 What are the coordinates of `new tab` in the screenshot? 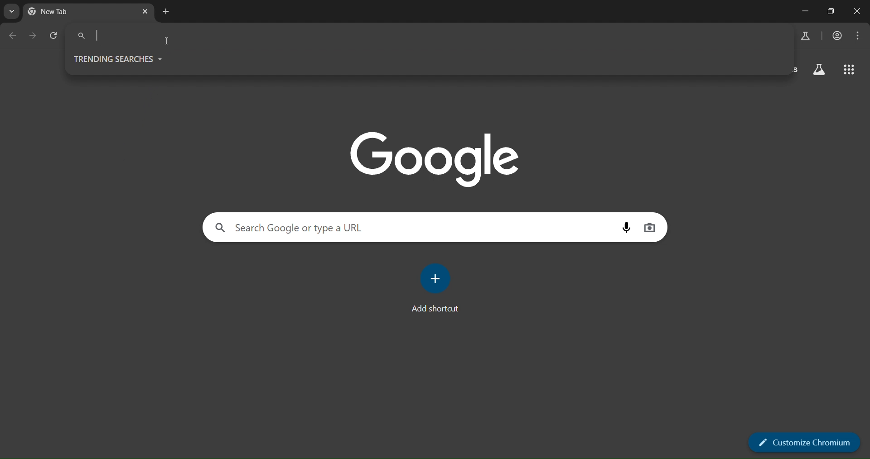 It's located at (167, 12).